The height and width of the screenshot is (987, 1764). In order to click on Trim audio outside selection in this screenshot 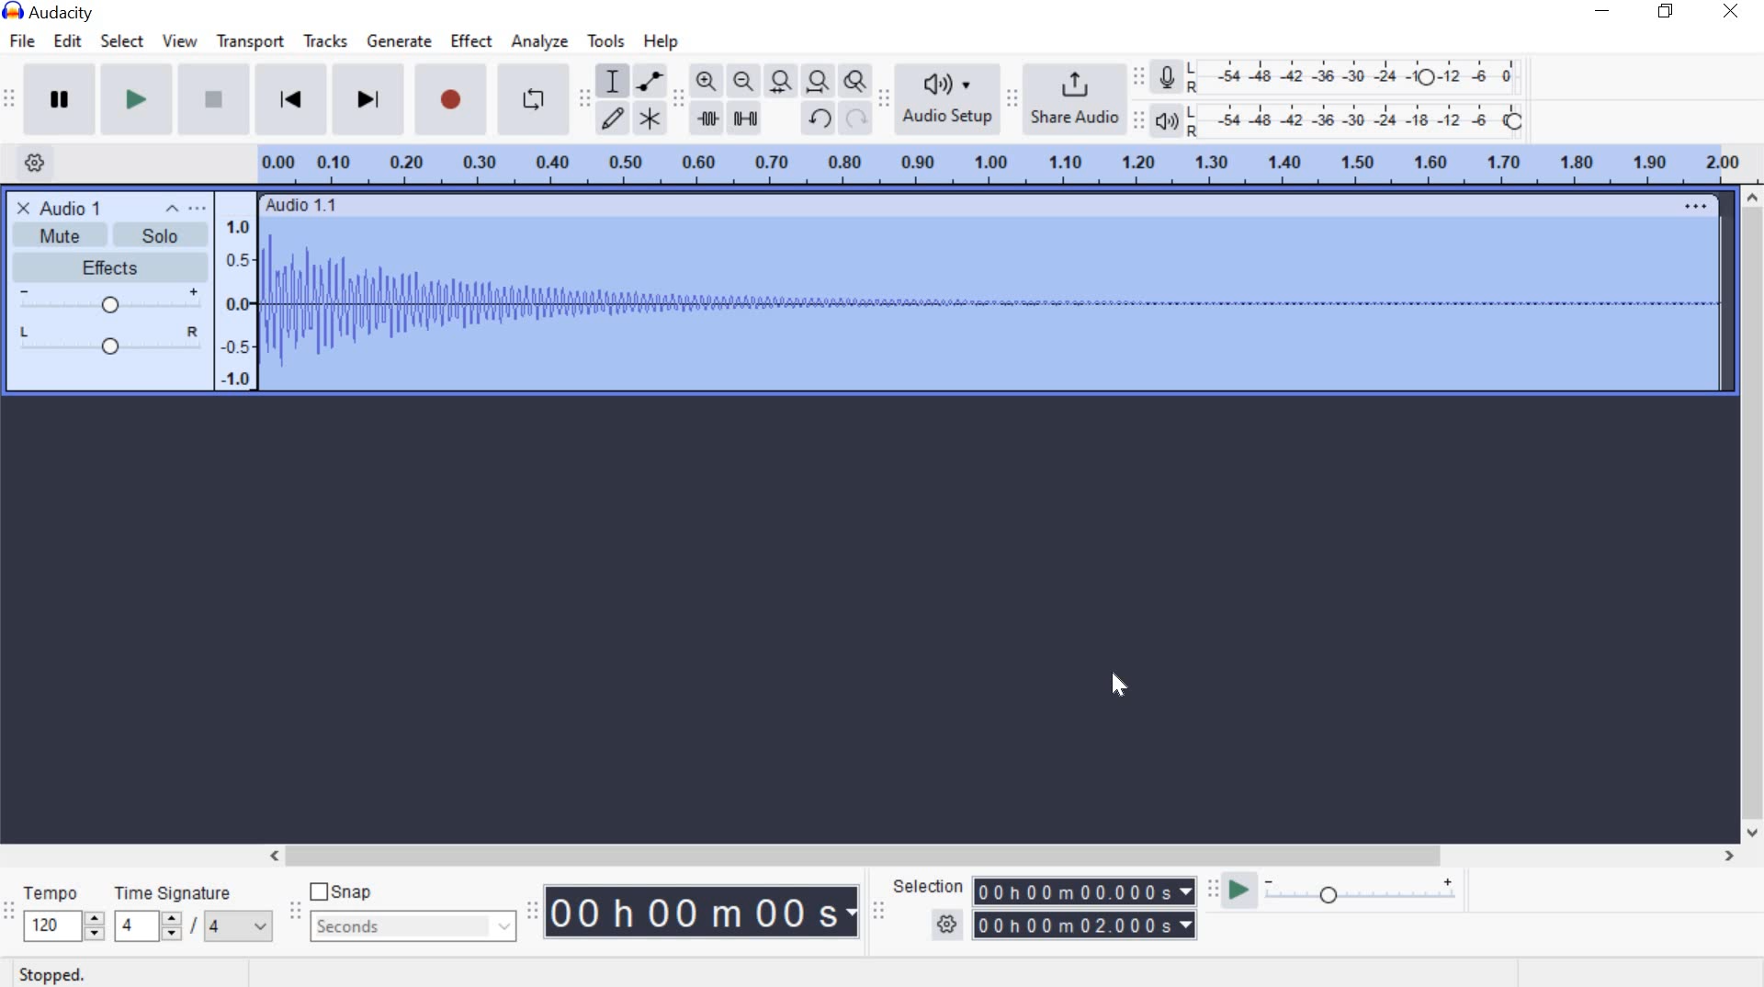, I will do `click(707, 122)`.